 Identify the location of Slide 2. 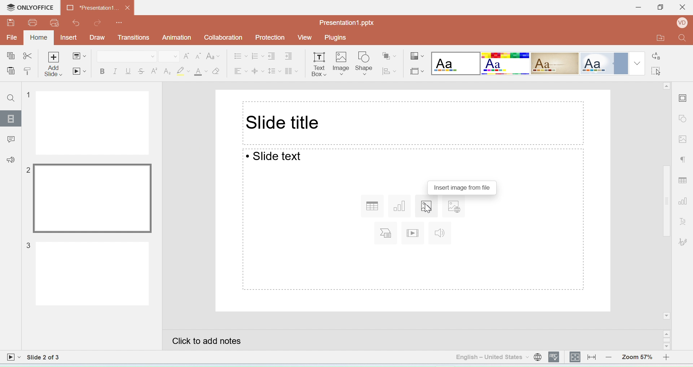
(88, 199).